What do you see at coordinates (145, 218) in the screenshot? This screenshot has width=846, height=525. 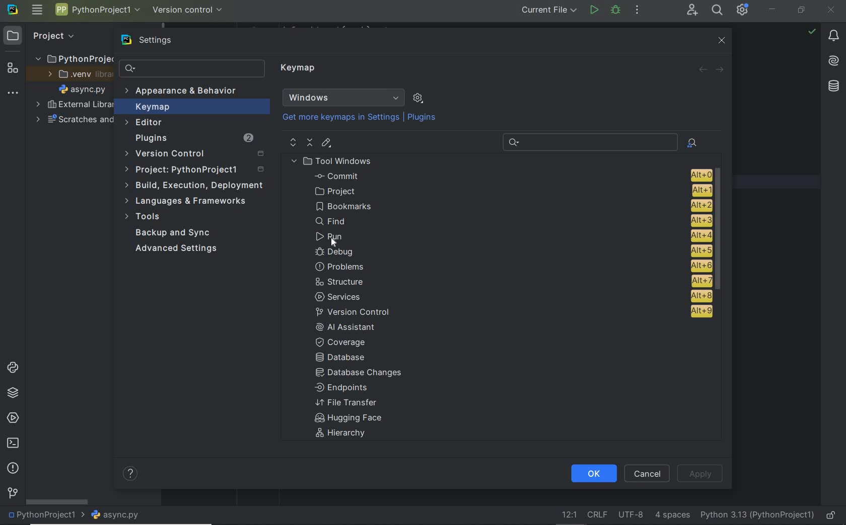 I see `Tools` at bounding box center [145, 218].